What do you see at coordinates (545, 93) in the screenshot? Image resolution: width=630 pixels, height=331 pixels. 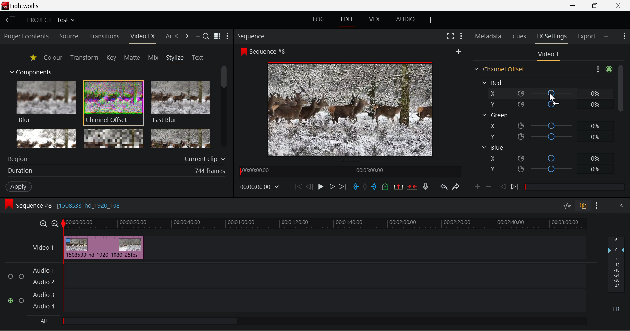 I see `Cursor on Red X` at bounding box center [545, 93].